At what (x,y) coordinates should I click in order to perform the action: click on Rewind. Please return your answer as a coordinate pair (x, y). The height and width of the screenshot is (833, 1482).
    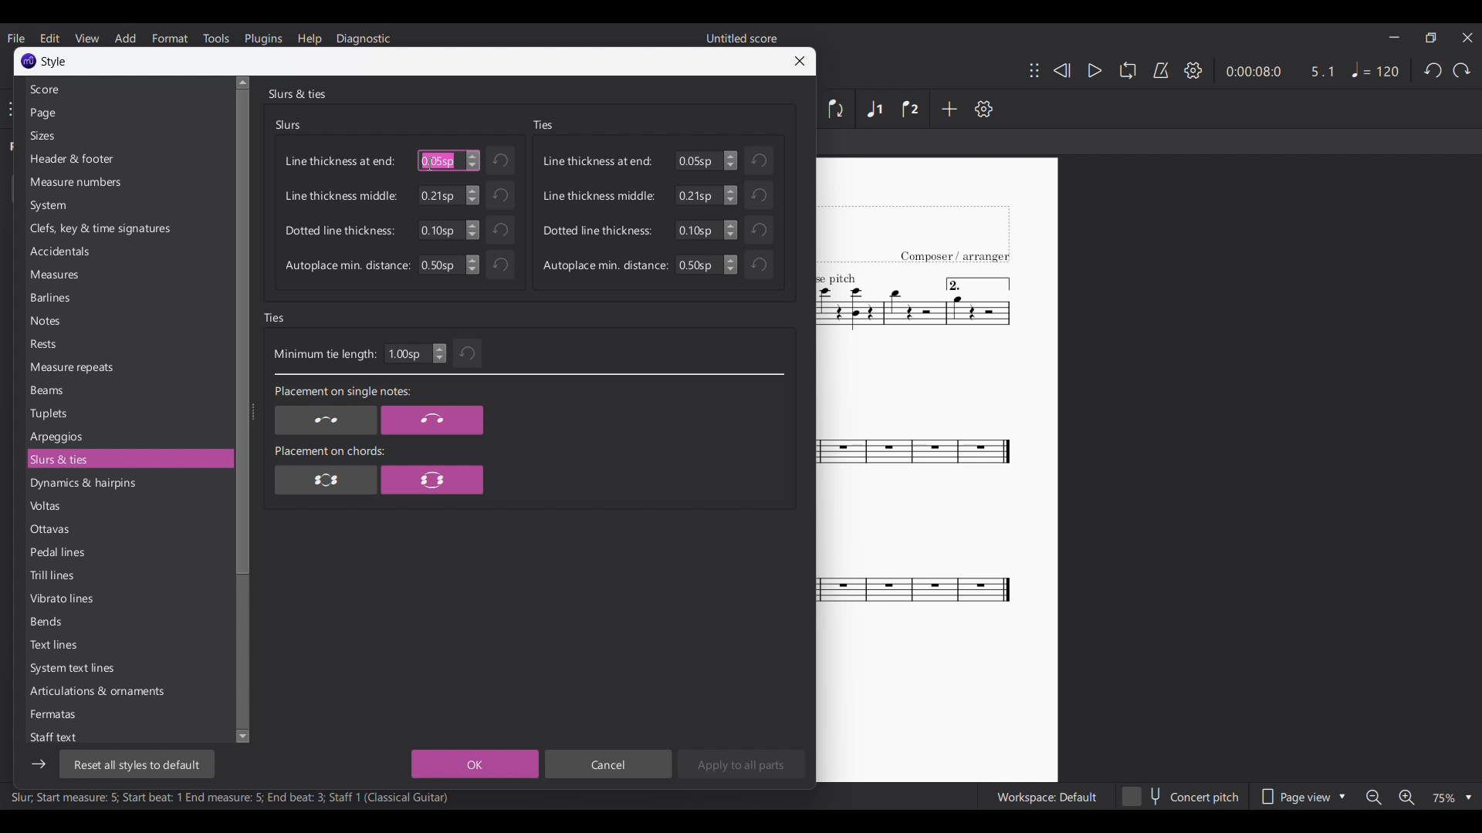
    Looking at the image, I should click on (1061, 71).